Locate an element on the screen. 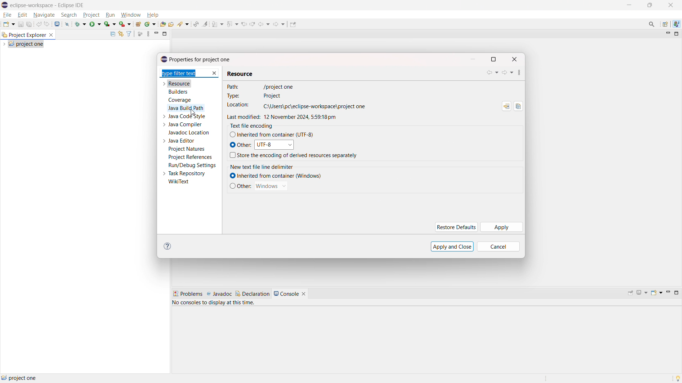 The height and width of the screenshot is (383, 682). edit is located at coordinates (22, 15).